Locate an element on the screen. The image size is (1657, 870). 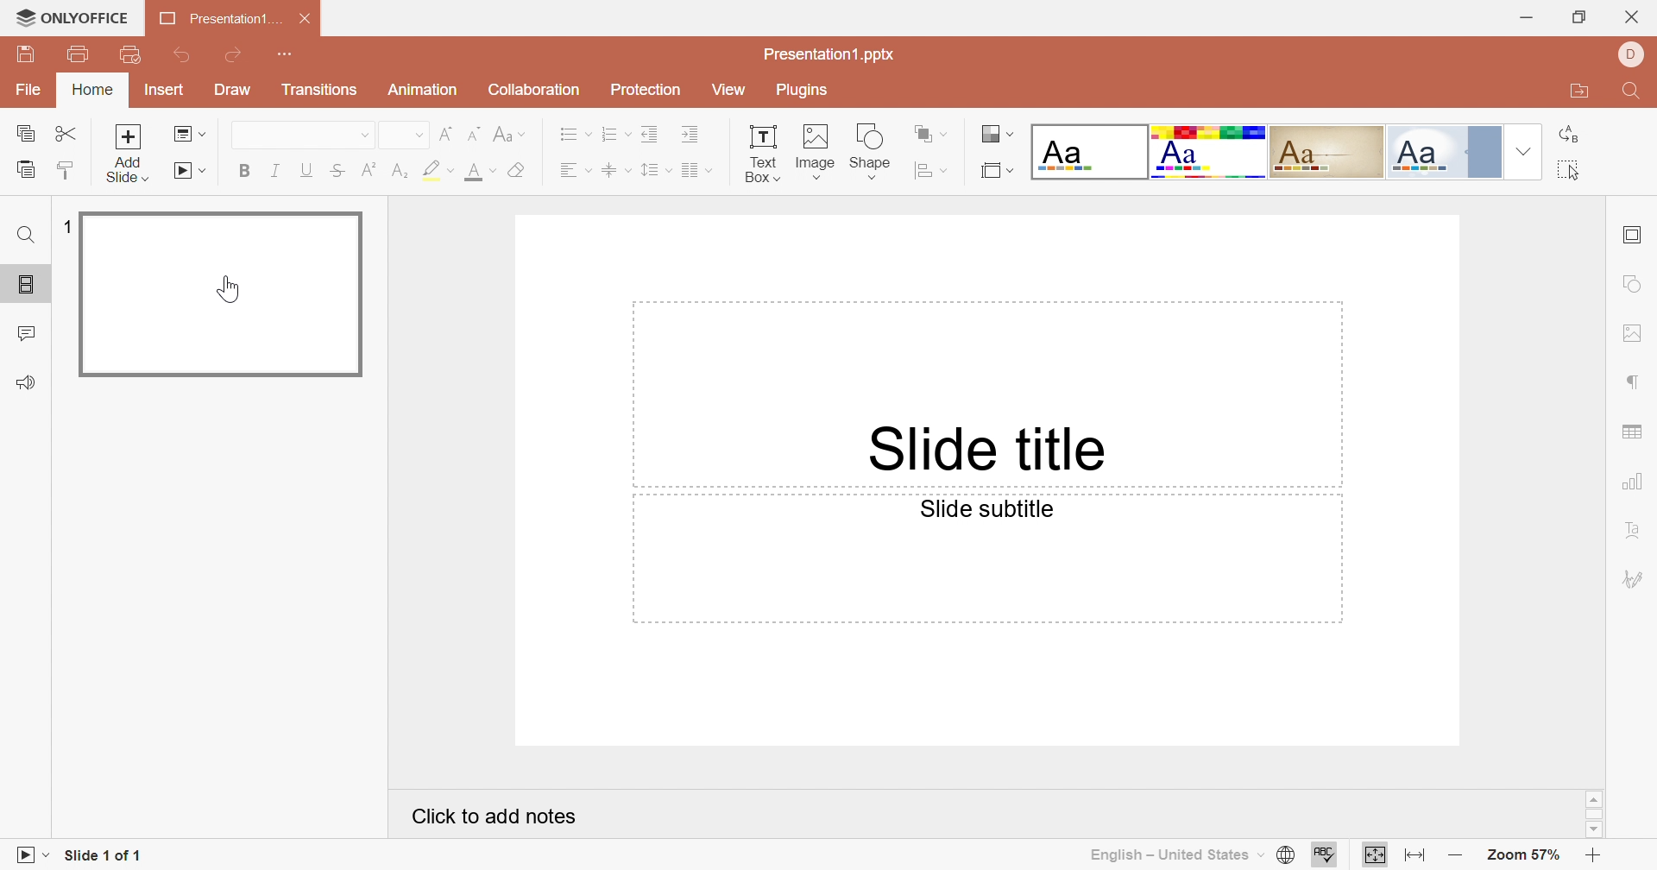
image is located at coordinates (817, 151).